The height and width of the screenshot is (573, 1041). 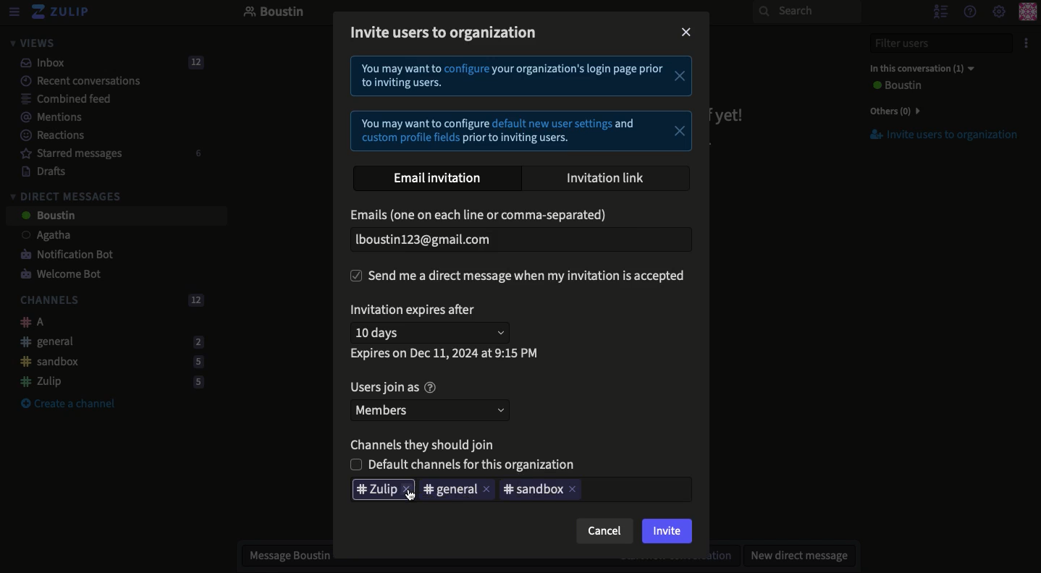 What do you see at coordinates (895, 86) in the screenshot?
I see `User` at bounding box center [895, 86].